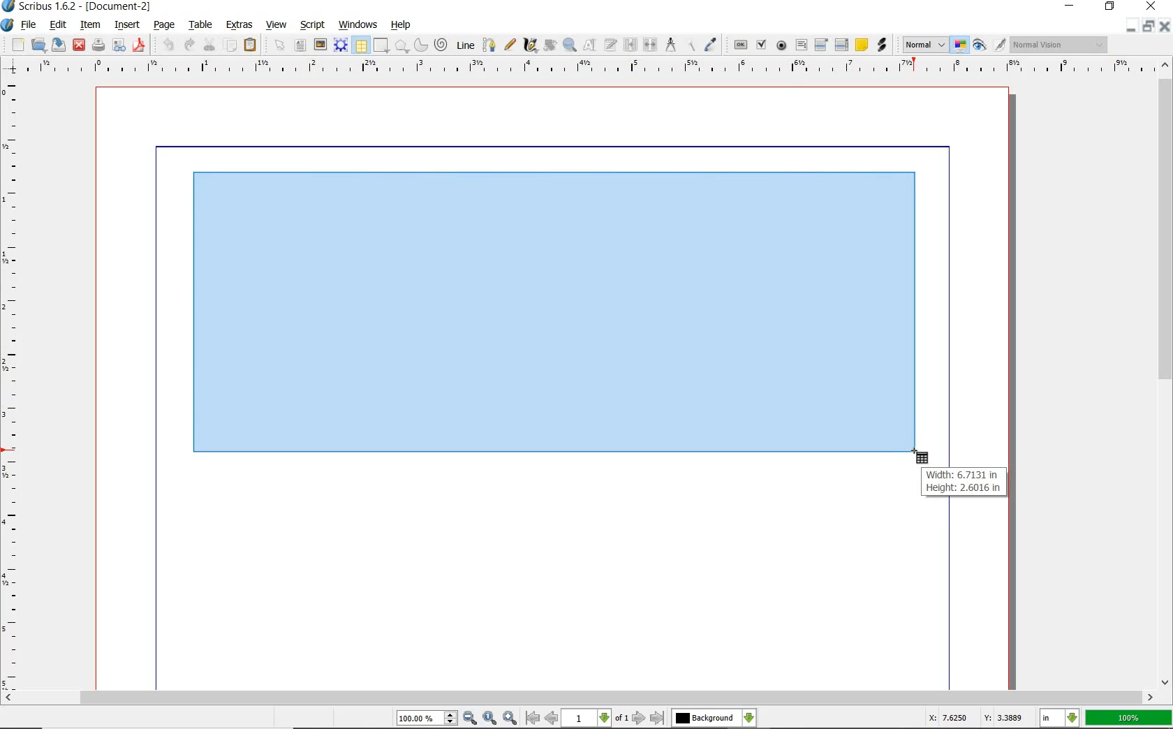 This screenshot has width=1173, height=729. I want to click on copy, so click(231, 46).